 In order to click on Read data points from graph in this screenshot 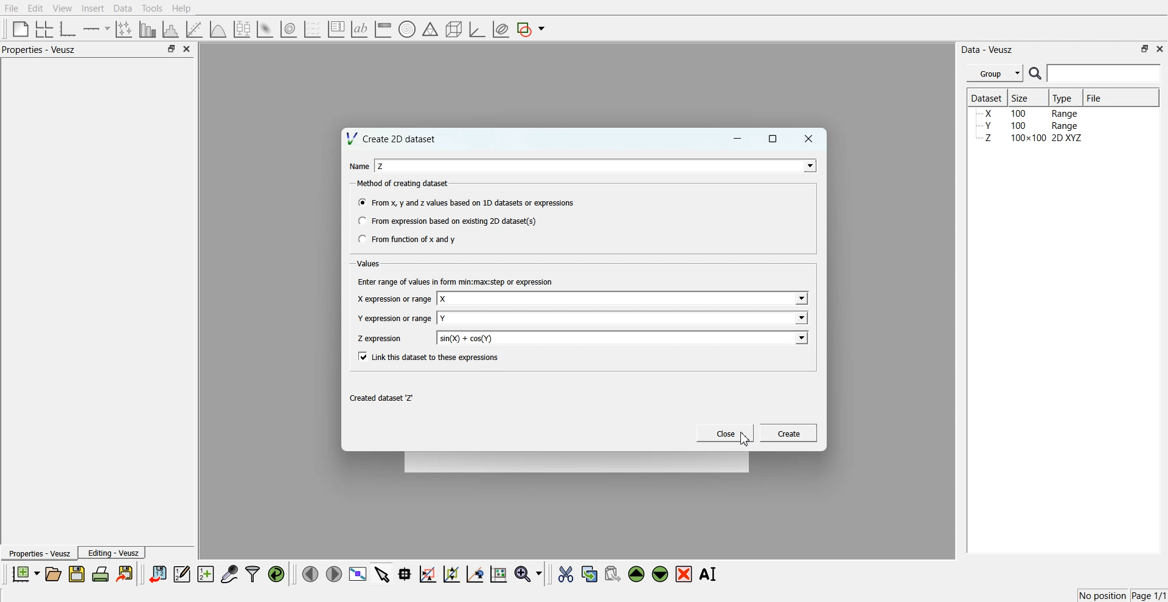, I will do `click(405, 573)`.